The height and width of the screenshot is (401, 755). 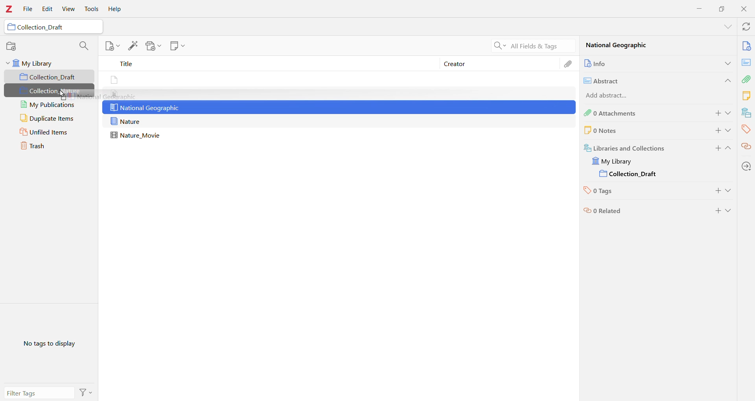 What do you see at coordinates (717, 211) in the screenshot?
I see `Add` at bounding box center [717, 211].